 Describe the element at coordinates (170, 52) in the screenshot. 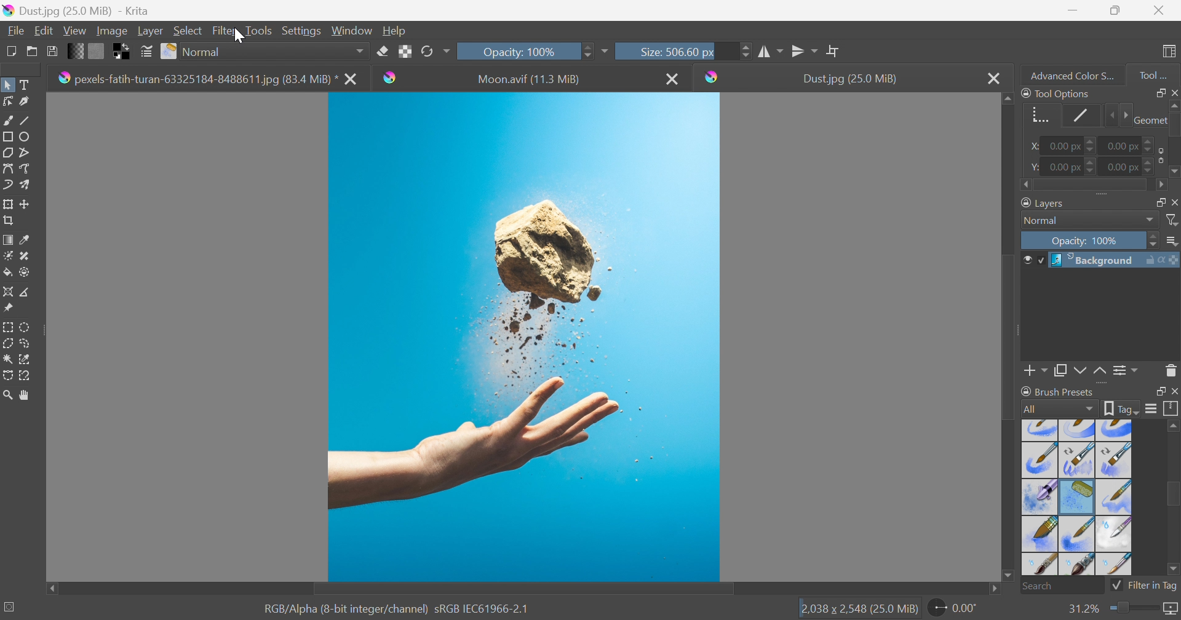

I see `Choose brush preset` at that location.